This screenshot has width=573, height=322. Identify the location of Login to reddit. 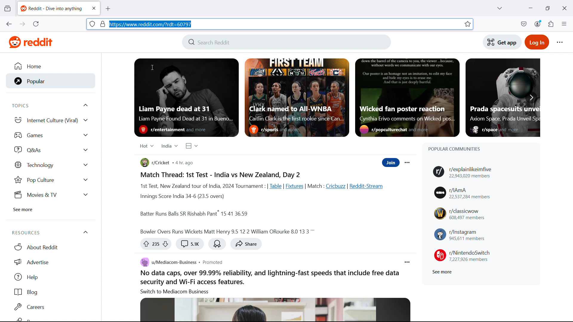
(538, 42).